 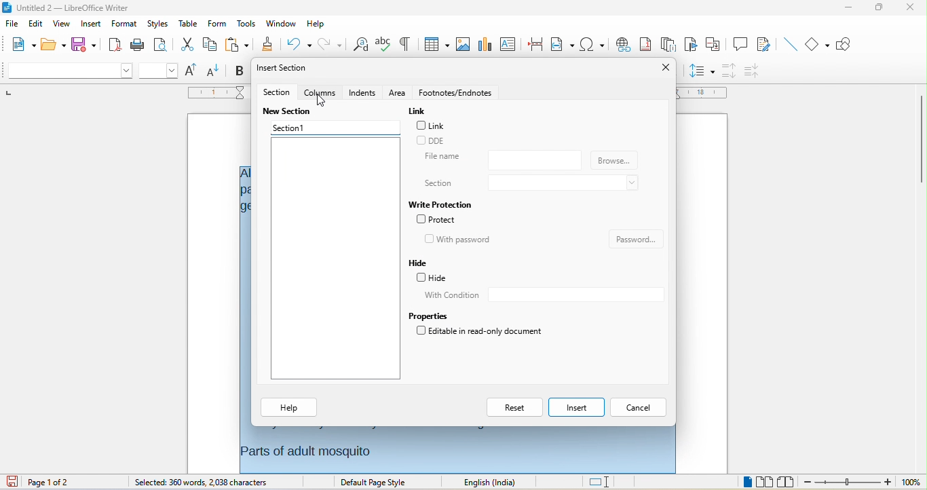 I want to click on bookmark, so click(x=690, y=46).